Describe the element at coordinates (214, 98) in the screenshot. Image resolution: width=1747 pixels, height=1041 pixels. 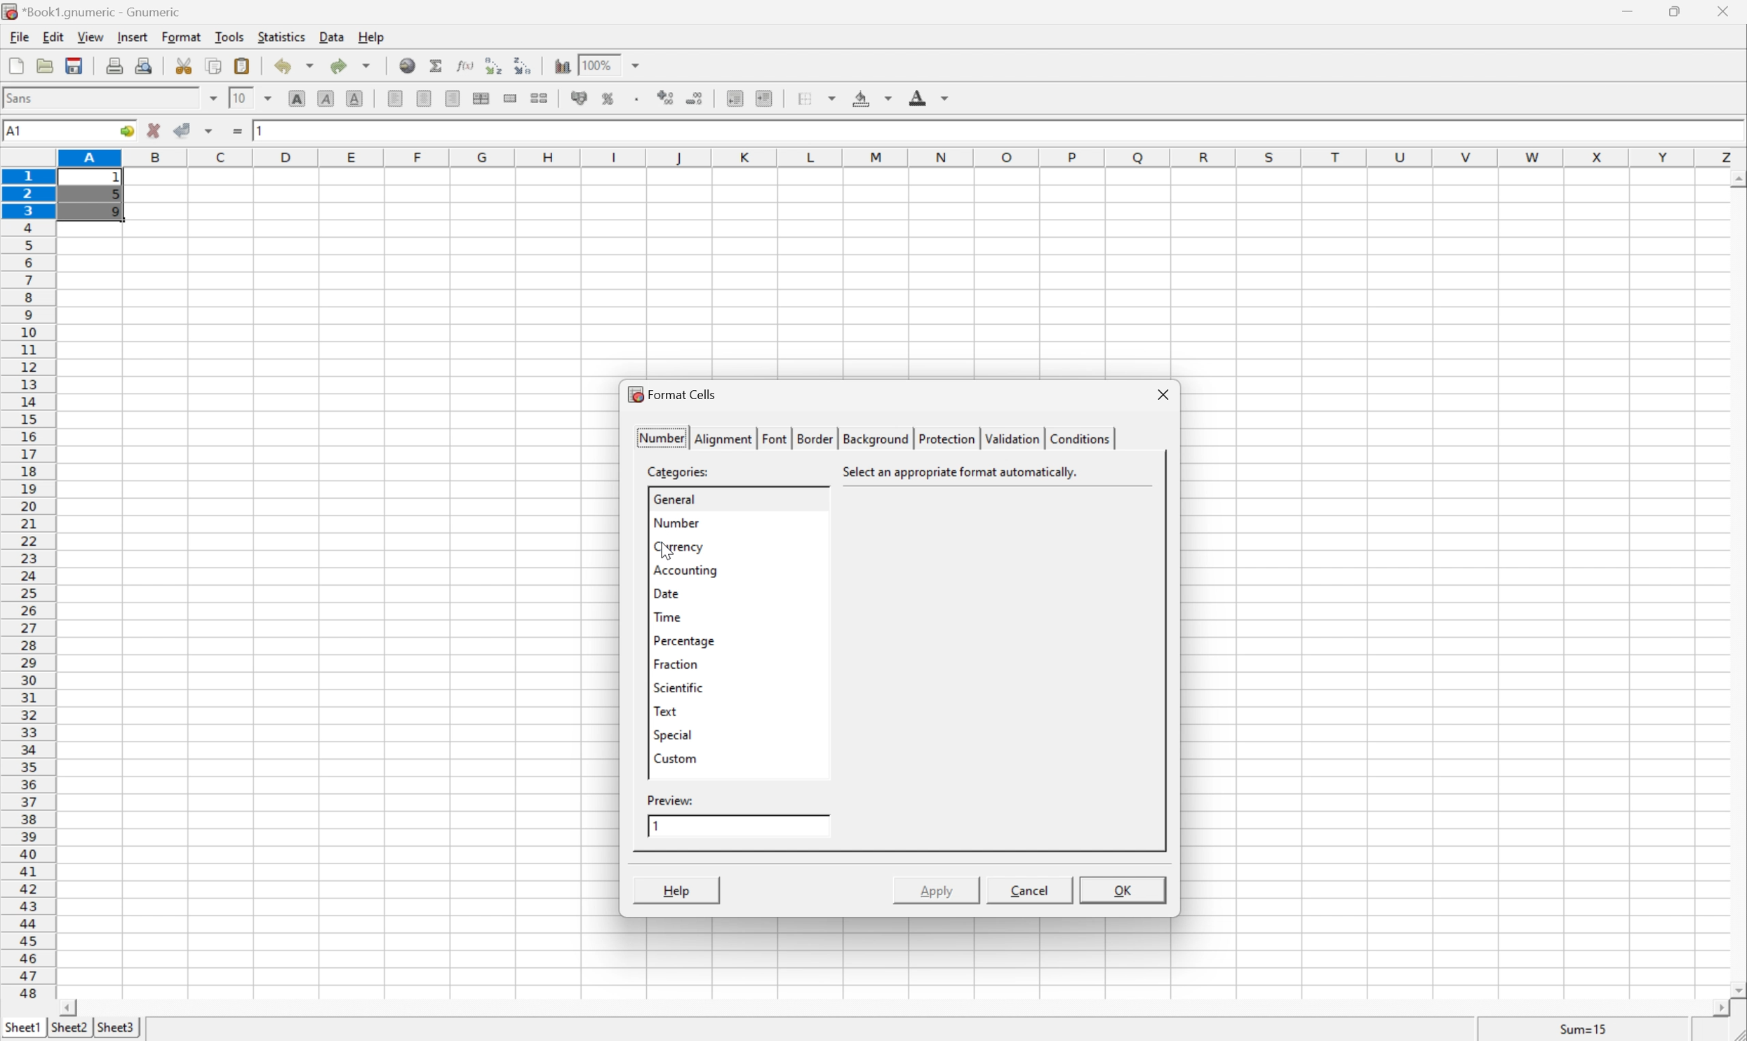
I see `drop down` at that location.